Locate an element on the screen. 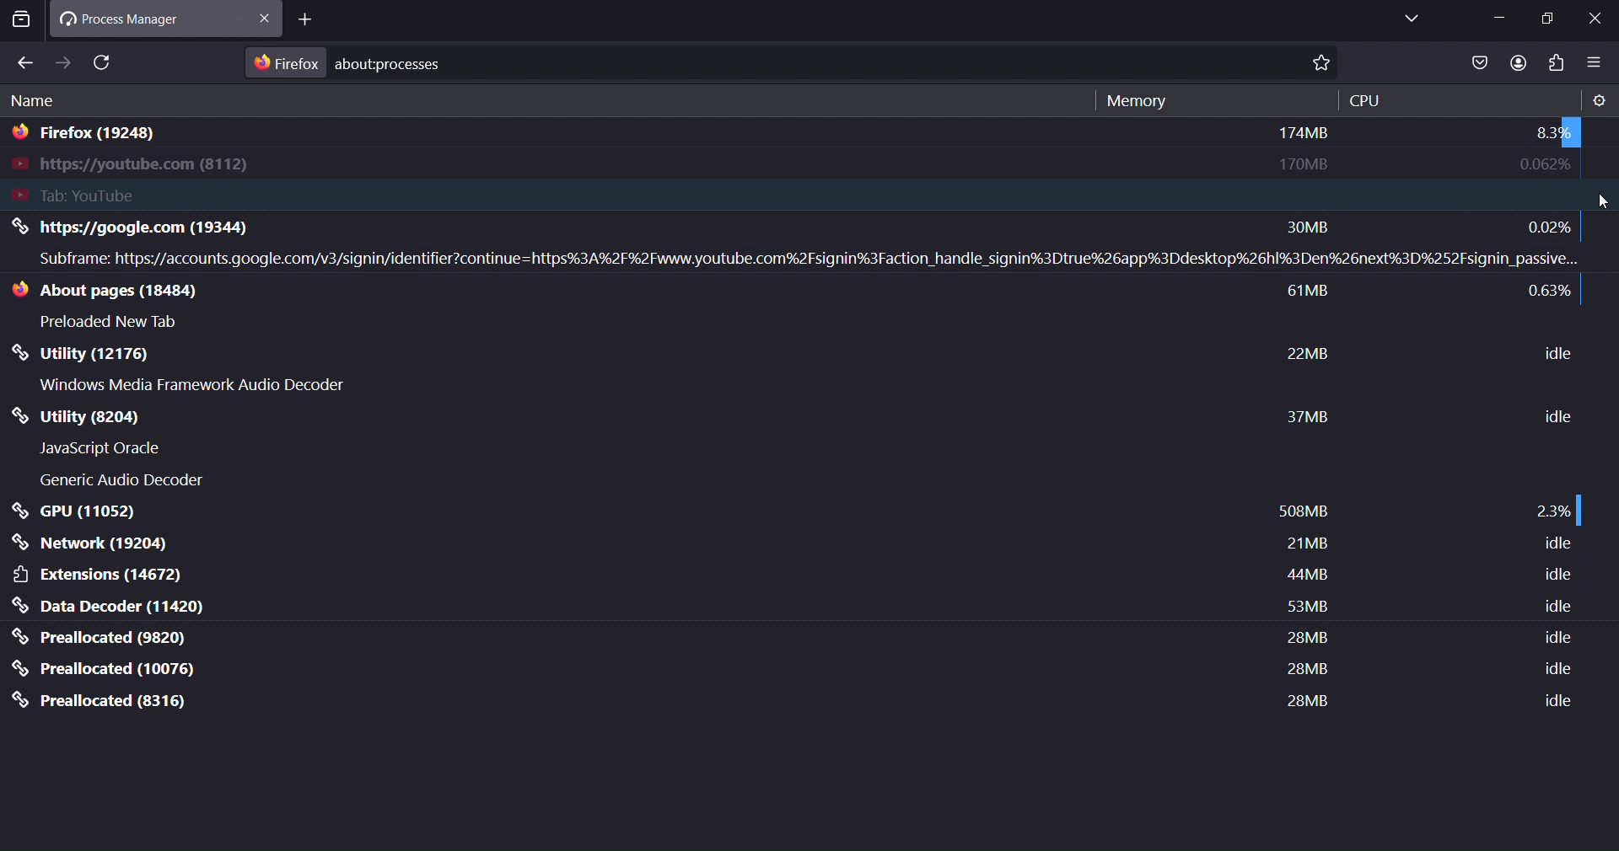  firefox is located at coordinates (89, 136).